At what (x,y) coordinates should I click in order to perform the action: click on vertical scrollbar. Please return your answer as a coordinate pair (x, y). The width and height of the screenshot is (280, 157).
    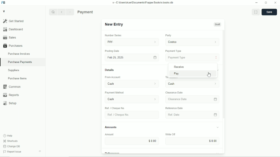
    Looking at the image, I should click on (223, 75).